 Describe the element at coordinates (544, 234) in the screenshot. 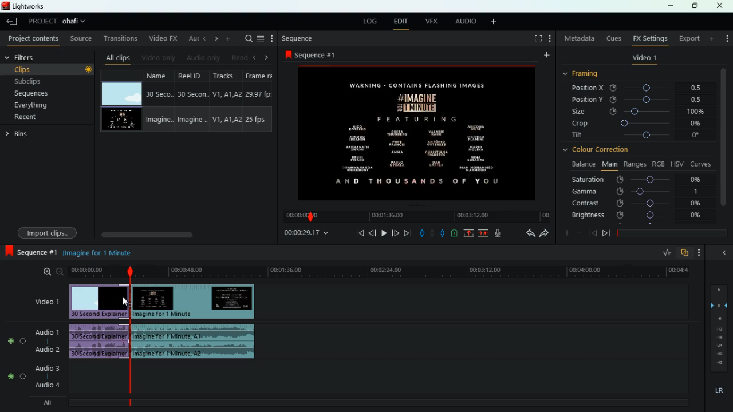

I see `forward` at that location.